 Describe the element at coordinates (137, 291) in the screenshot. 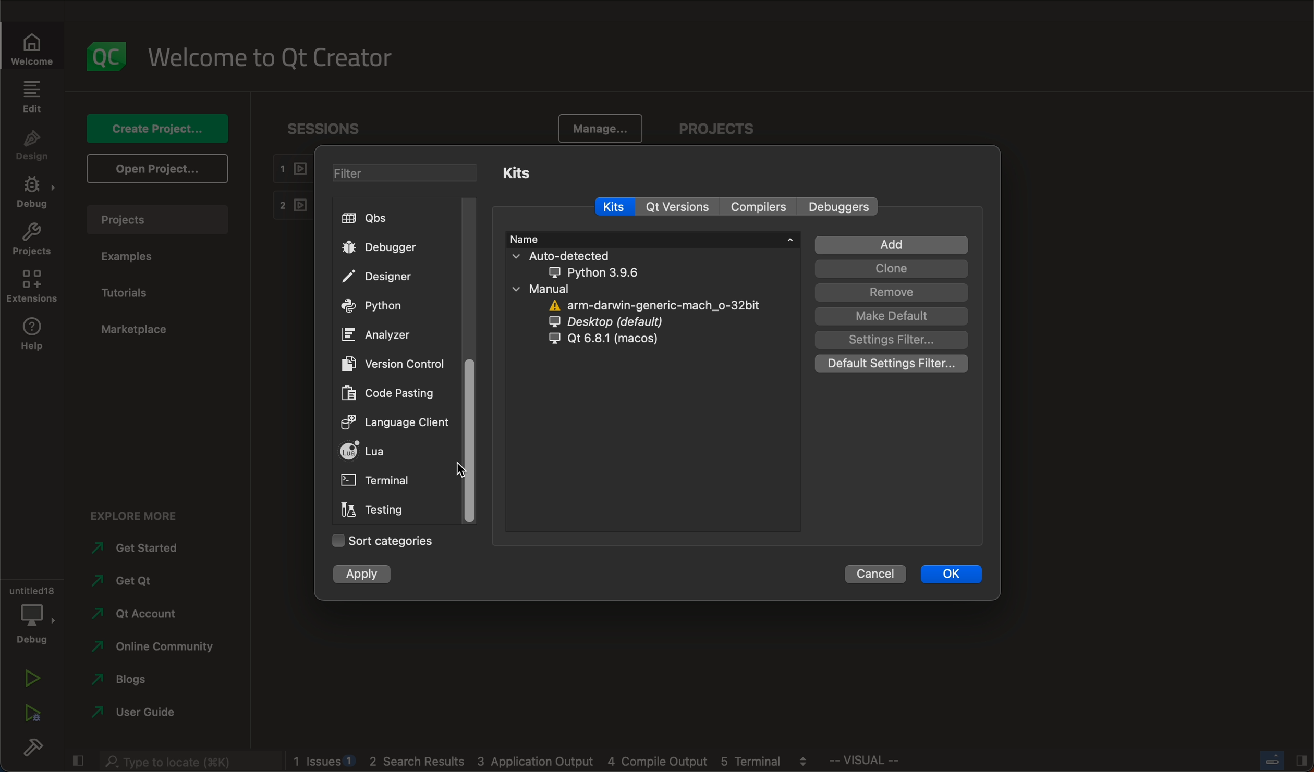

I see `tutorials` at that location.